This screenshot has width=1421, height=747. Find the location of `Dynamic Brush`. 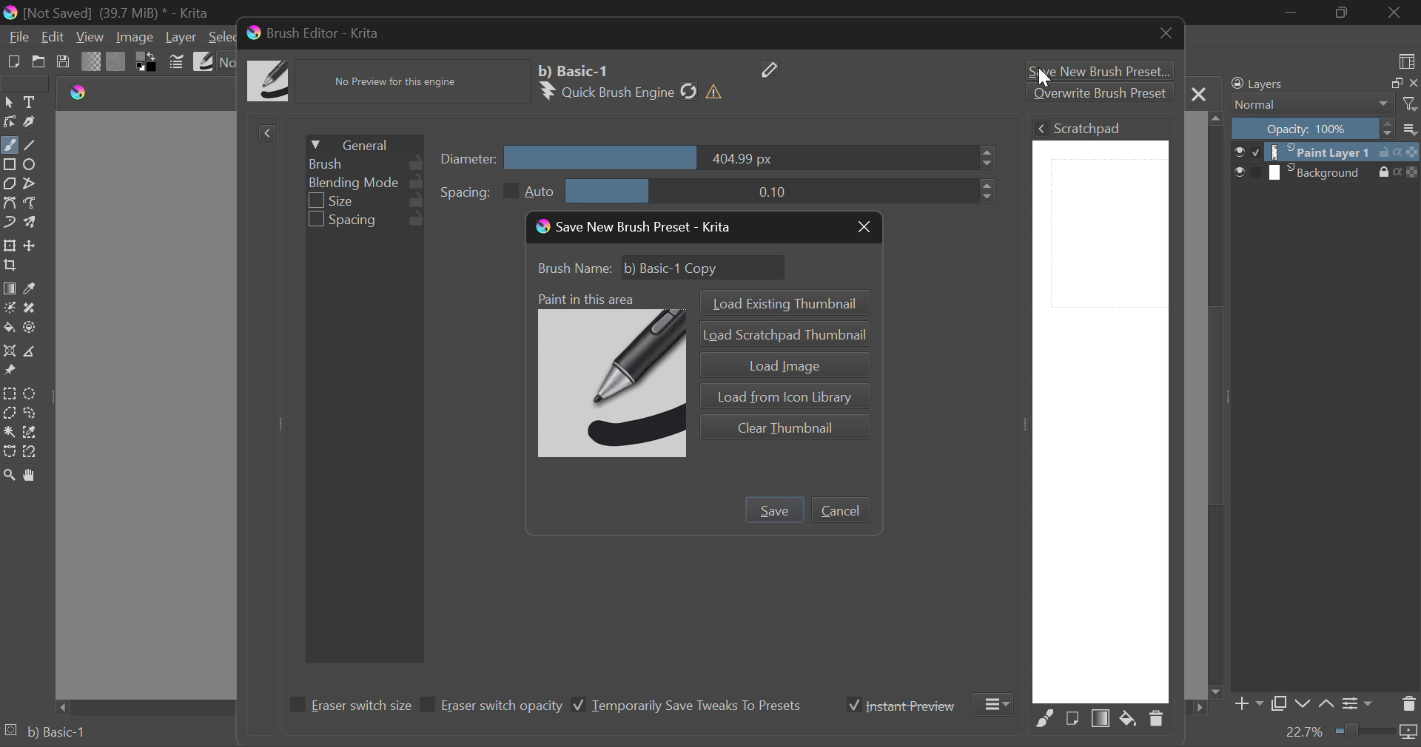

Dynamic Brush is located at coordinates (9, 223).